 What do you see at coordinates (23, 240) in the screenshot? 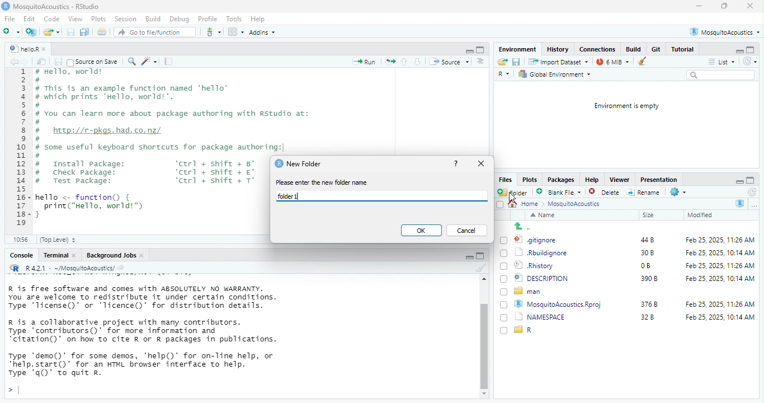
I see `10:56` at bounding box center [23, 240].